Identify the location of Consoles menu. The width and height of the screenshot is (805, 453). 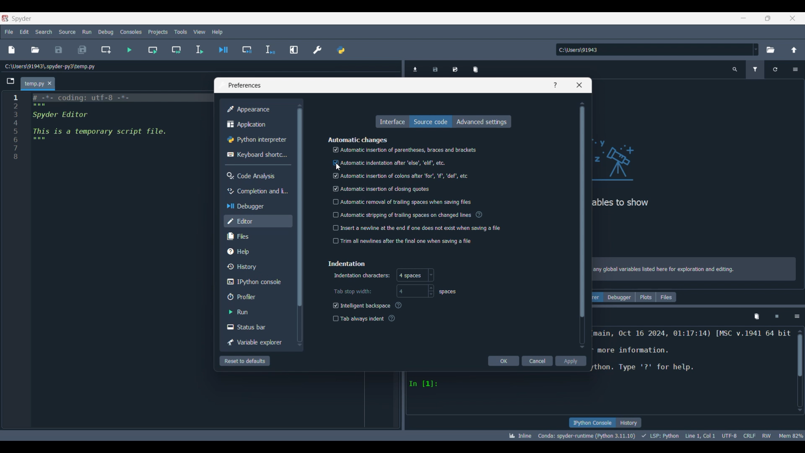
(131, 32).